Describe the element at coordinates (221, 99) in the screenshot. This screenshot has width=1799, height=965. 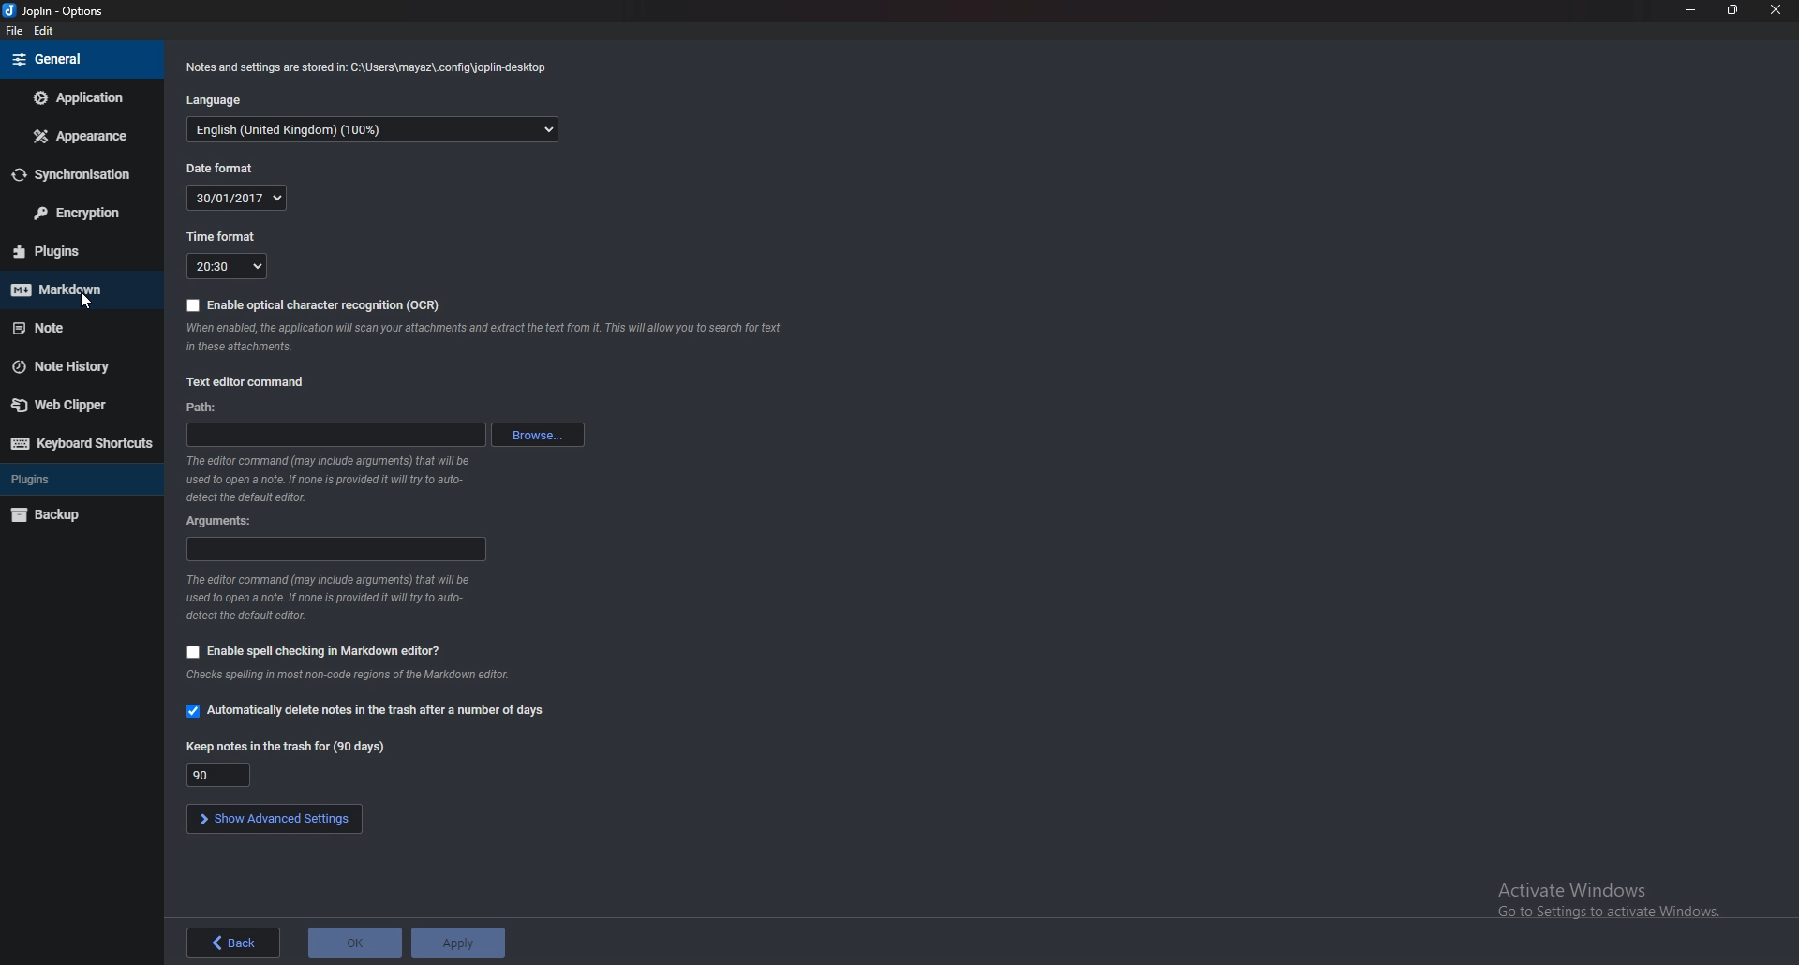
I see `Language` at that location.